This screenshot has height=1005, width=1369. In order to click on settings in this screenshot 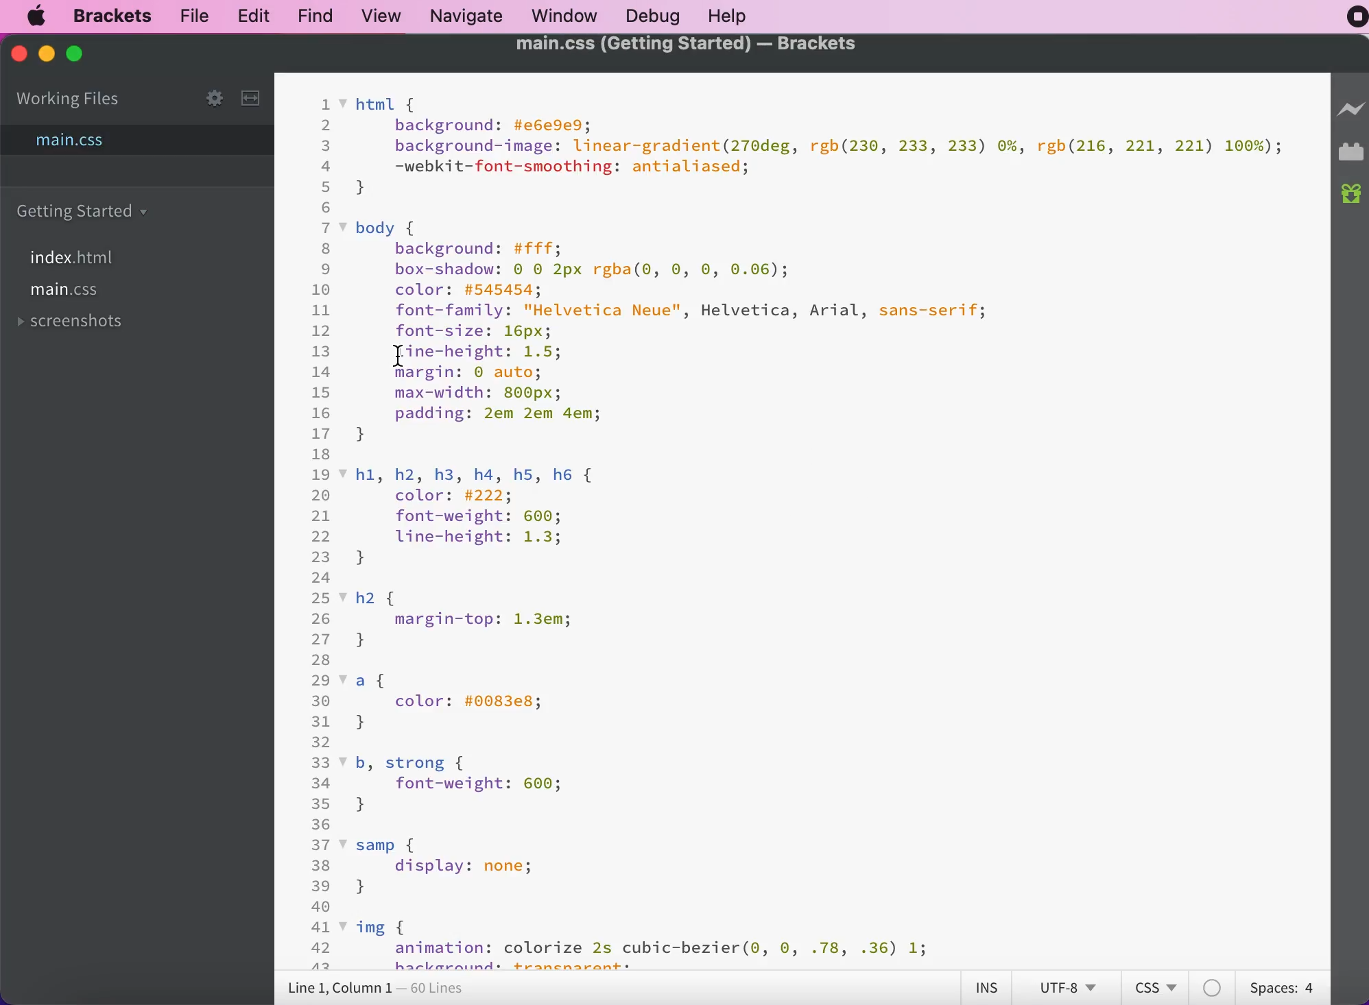, I will do `click(213, 96)`.